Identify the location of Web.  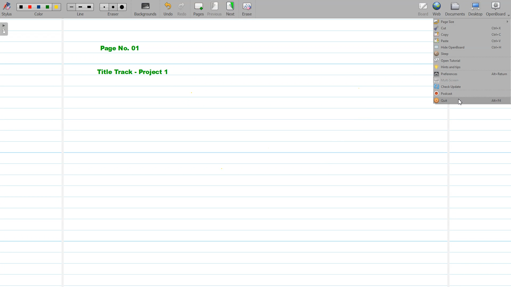
(436, 9).